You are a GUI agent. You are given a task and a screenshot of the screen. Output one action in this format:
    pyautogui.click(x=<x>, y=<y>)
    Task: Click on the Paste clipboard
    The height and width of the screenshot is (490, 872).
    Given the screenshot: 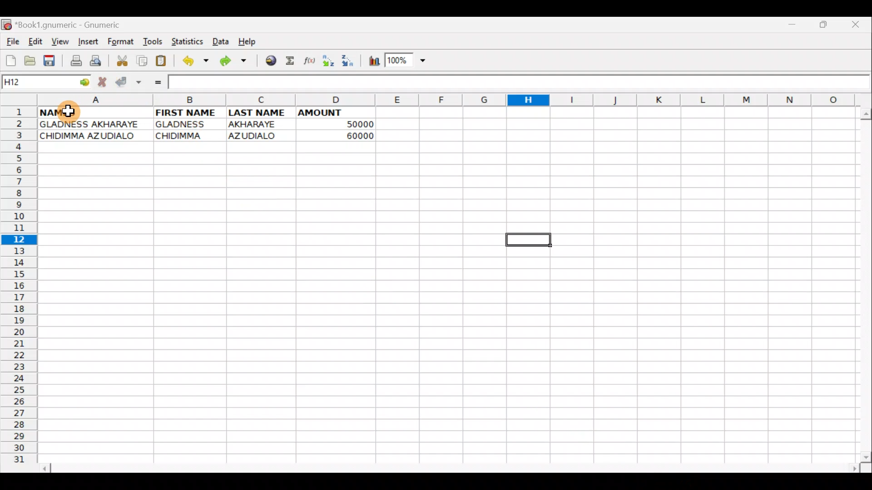 What is the action you would take?
    pyautogui.click(x=161, y=62)
    